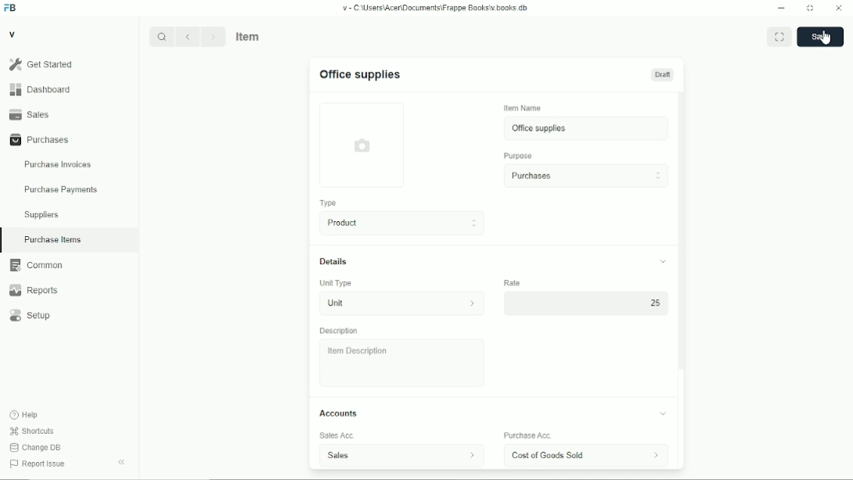 This screenshot has width=853, height=480. I want to click on toggle expand/collapse, so click(663, 414).